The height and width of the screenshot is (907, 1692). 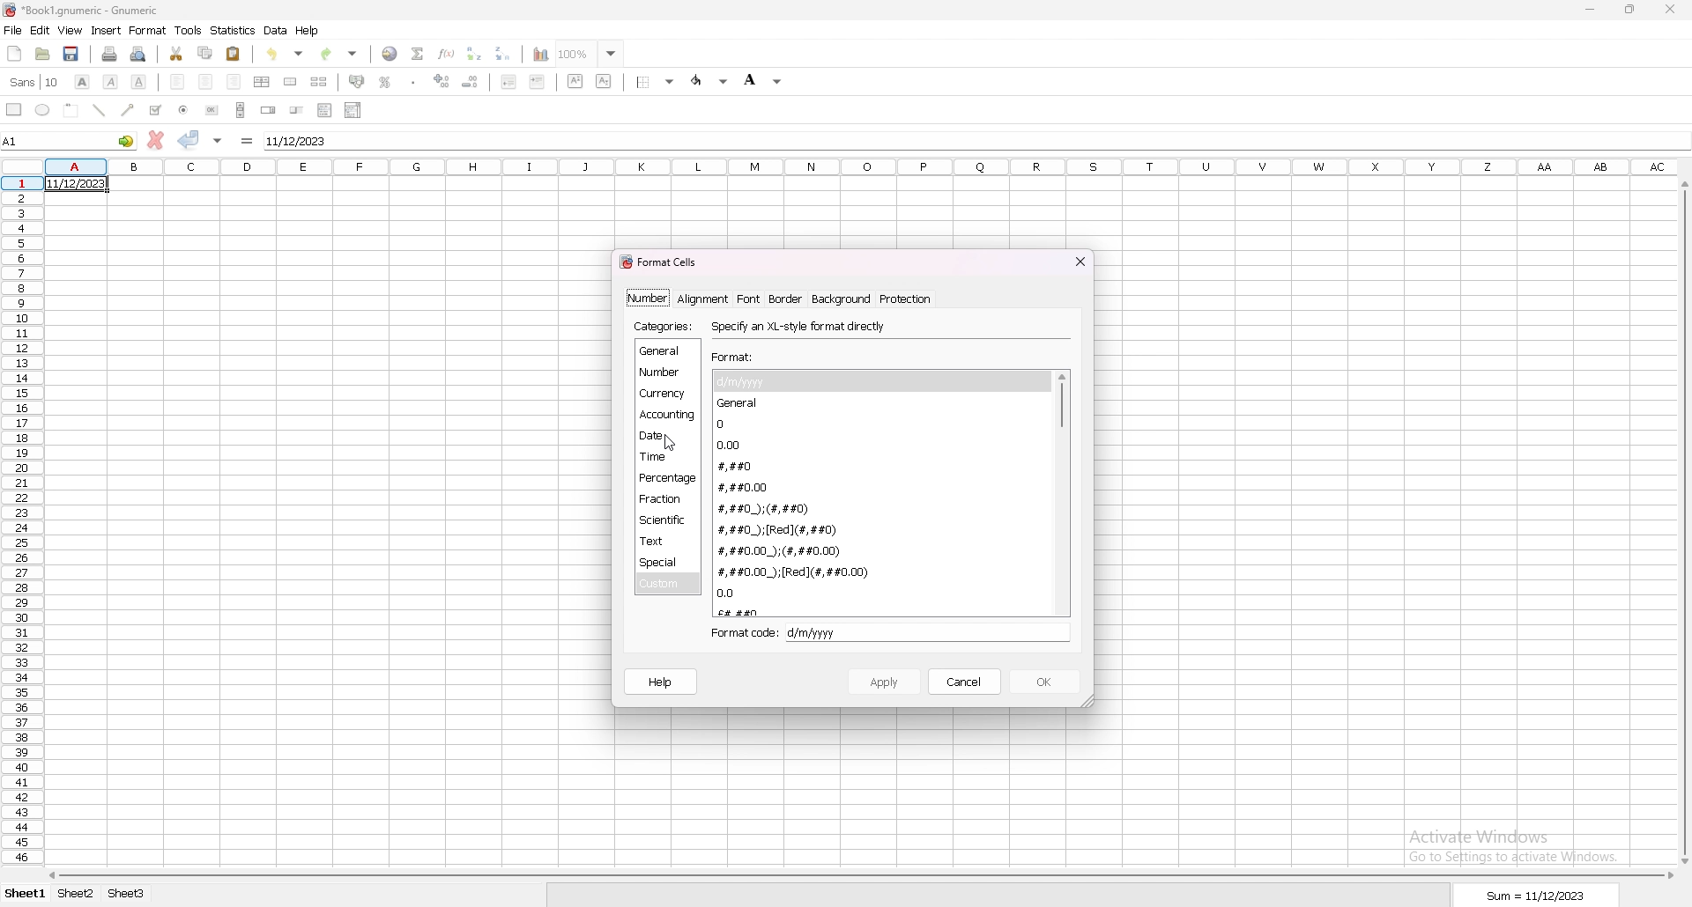 What do you see at coordinates (110, 82) in the screenshot?
I see `italic` at bounding box center [110, 82].